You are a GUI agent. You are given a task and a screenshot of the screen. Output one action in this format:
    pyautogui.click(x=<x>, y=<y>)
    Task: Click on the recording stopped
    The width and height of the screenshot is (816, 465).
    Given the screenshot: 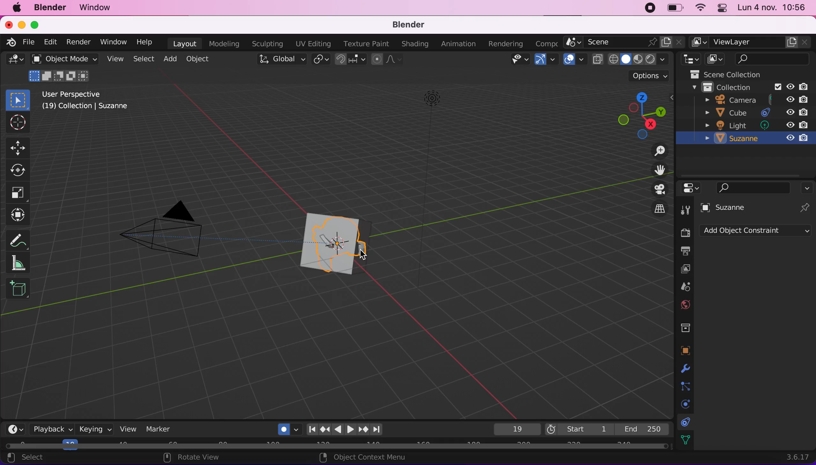 What is the action you would take?
    pyautogui.click(x=651, y=8)
    